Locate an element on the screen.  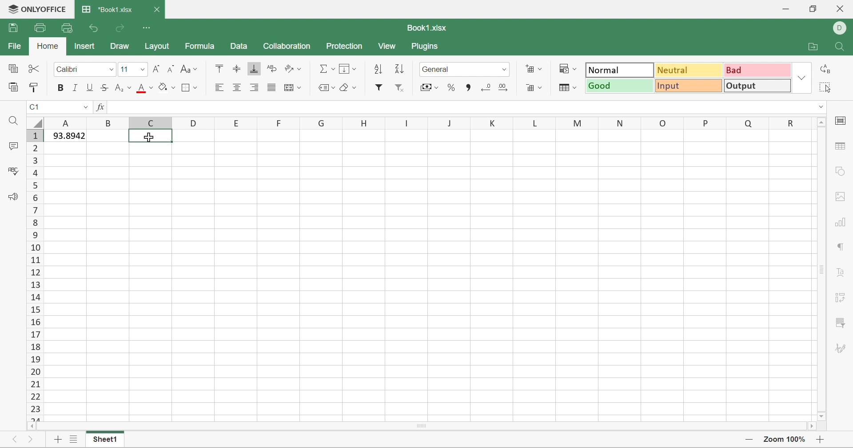
Align Top is located at coordinates (218, 67).